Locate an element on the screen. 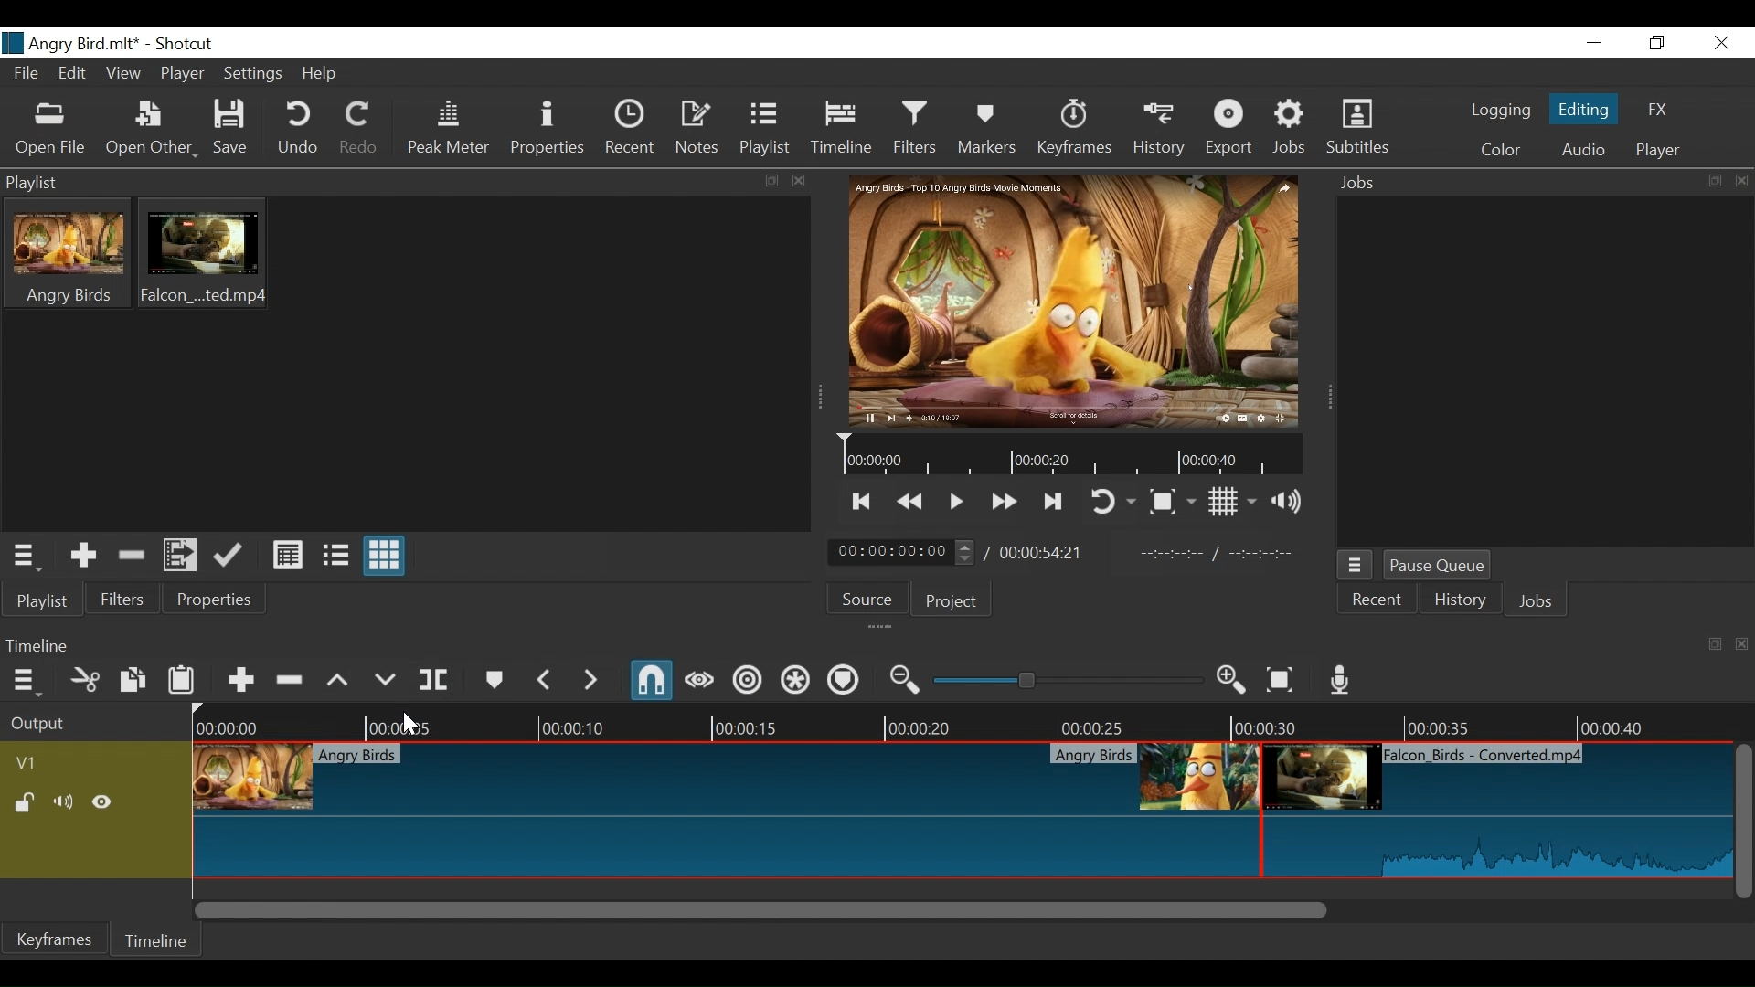  Zoom timeline out is located at coordinates (904, 680).